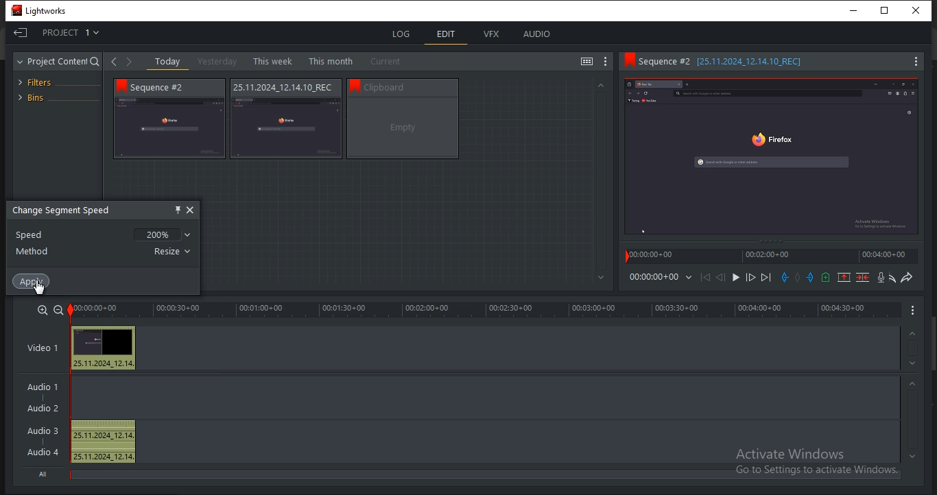 This screenshot has height=495, width=937. I want to click on timeline navigation up arrow, so click(912, 333).